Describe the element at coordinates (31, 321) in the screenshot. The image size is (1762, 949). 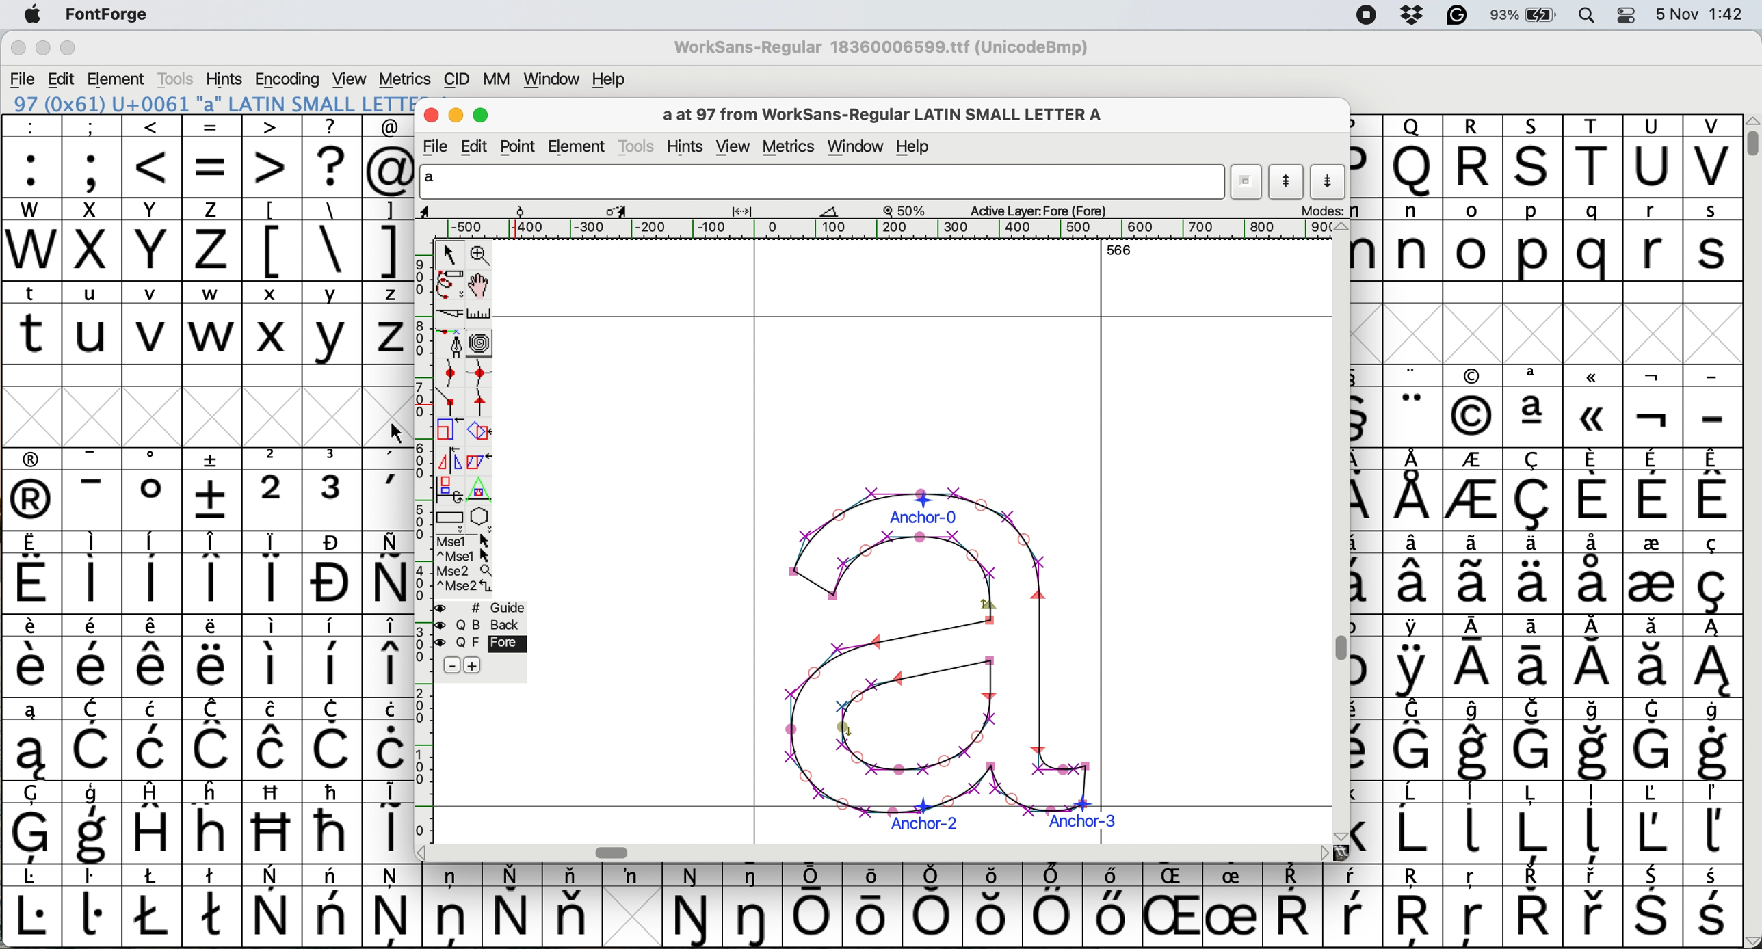
I see `t` at that location.